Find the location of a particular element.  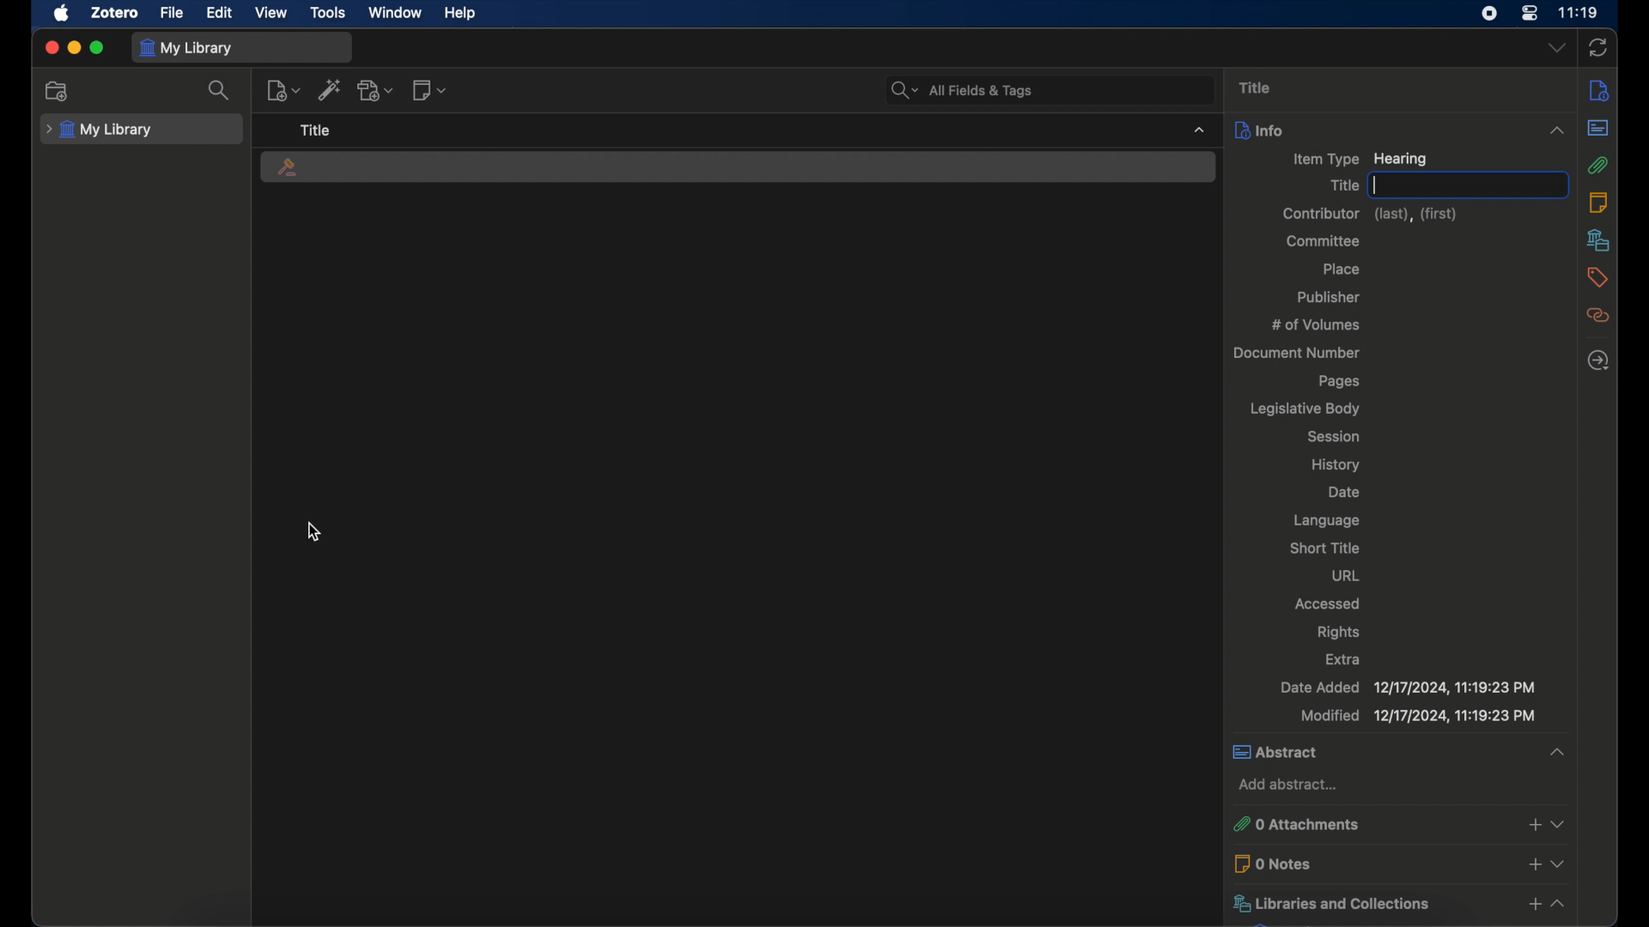

attachments is located at coordinates (1598, 165).